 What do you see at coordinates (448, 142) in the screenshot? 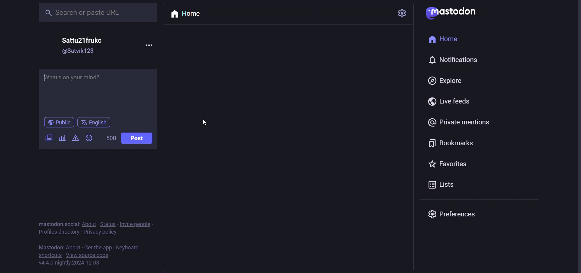
I see `bookmark` at bounding box center [448, 142].